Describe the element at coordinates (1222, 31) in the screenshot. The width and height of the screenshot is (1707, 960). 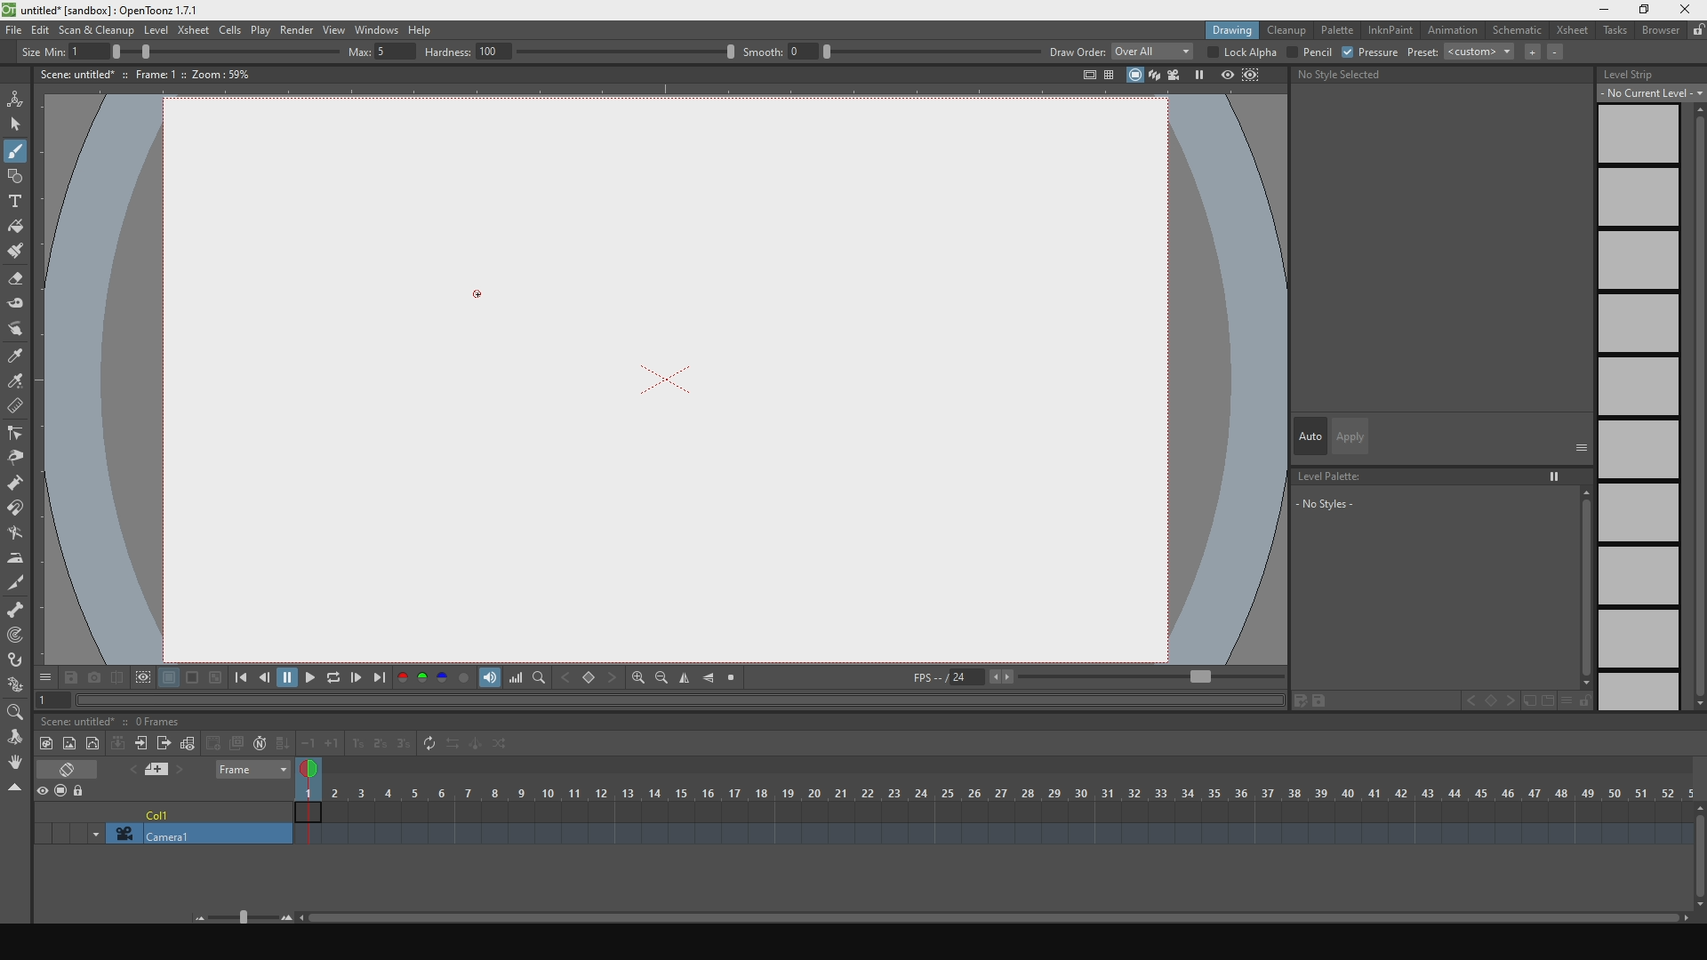
I see `drawing` at that location.